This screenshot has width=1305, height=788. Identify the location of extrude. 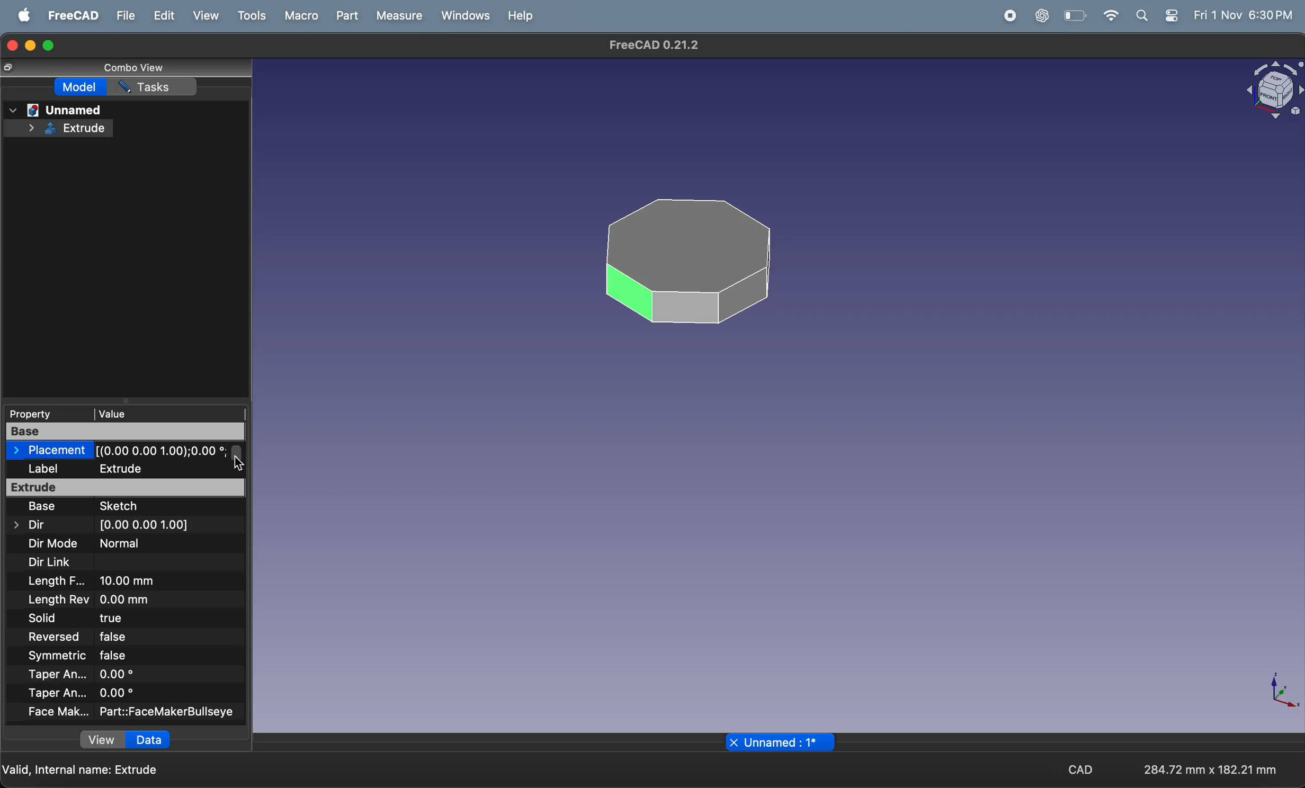
(157, 469).